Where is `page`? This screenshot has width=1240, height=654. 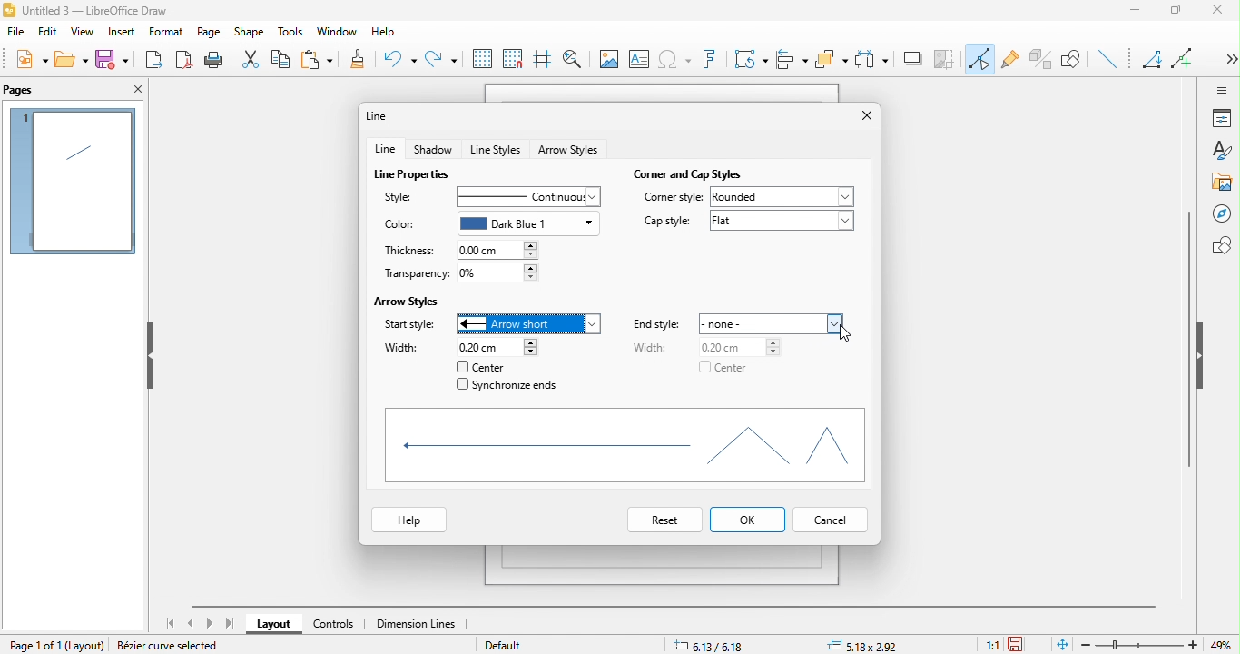
page is located at coordinates (209, 33).